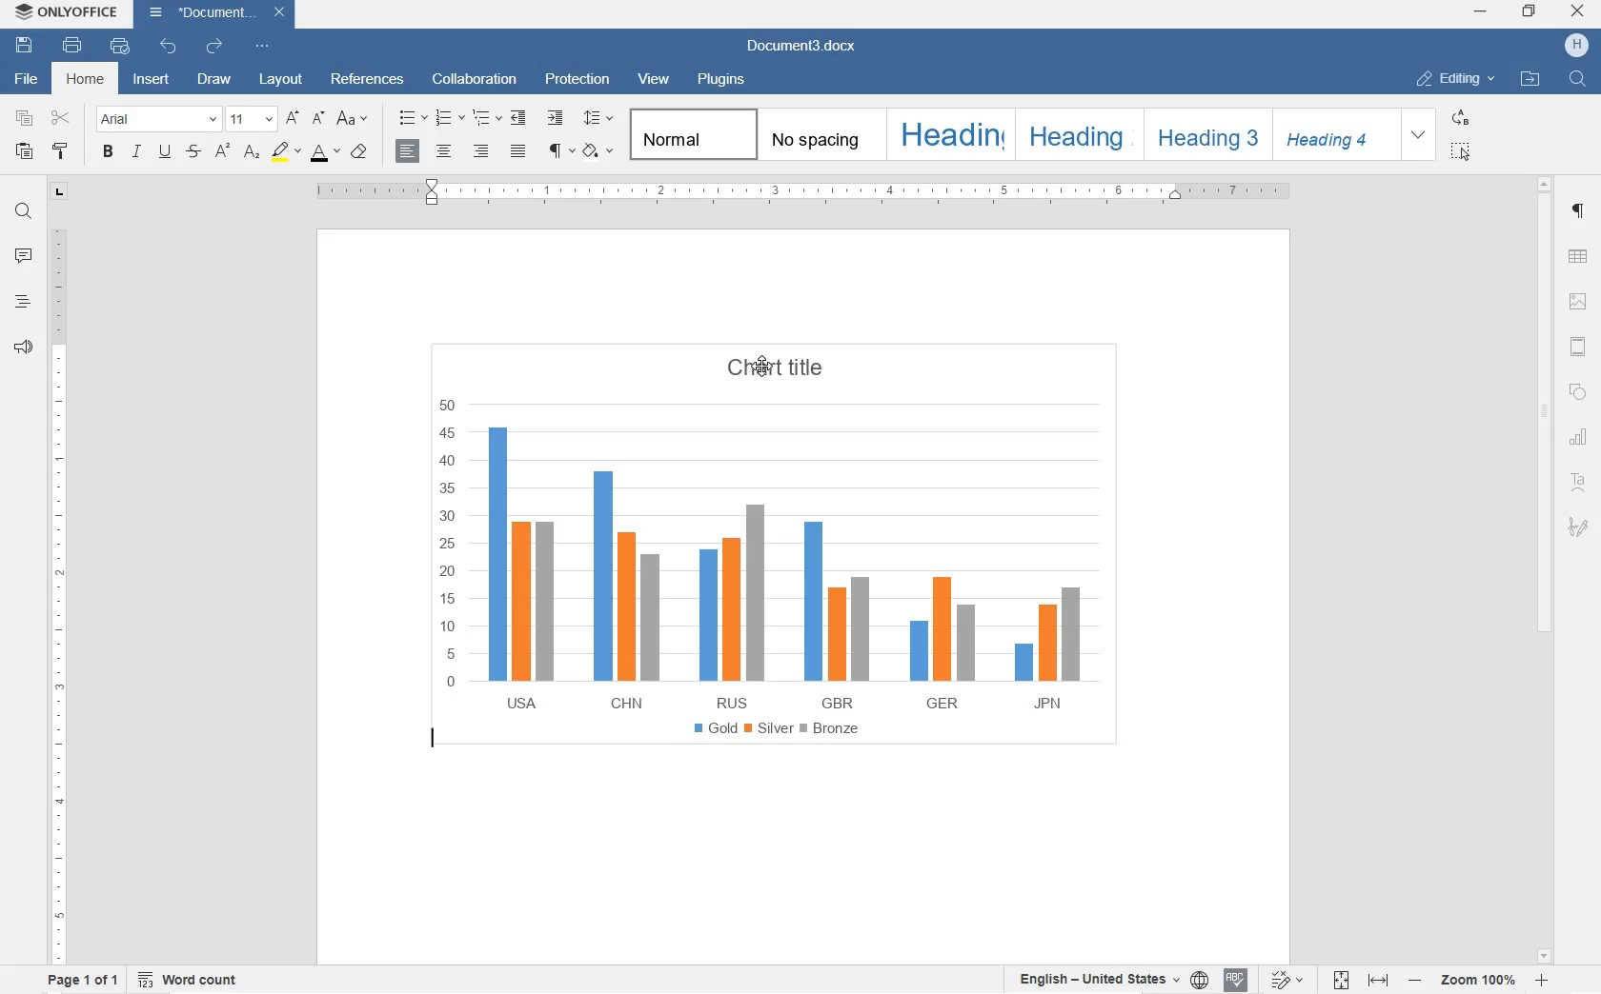 This screenshot has height=994, width=1601. What do you see at coordinates (1453, 80) in the screenshot?
I see `EDITING` at bounding box center [1453, 80].